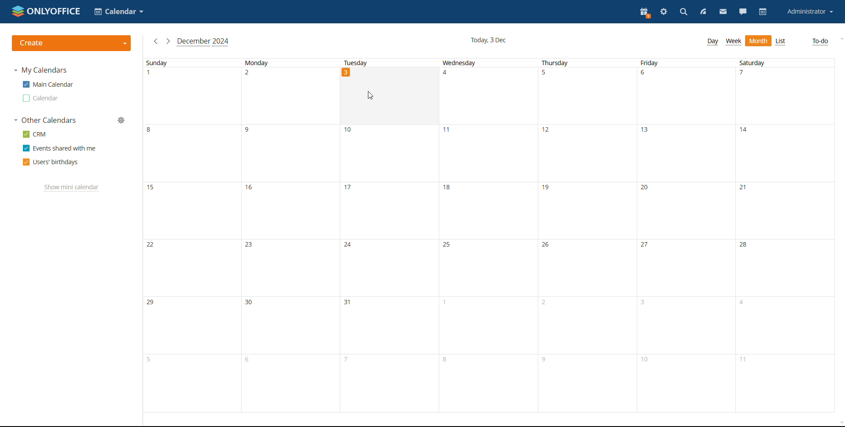  Describe the element at coordinates (821, 42) in the screenshot. I see `to-do` at that location.